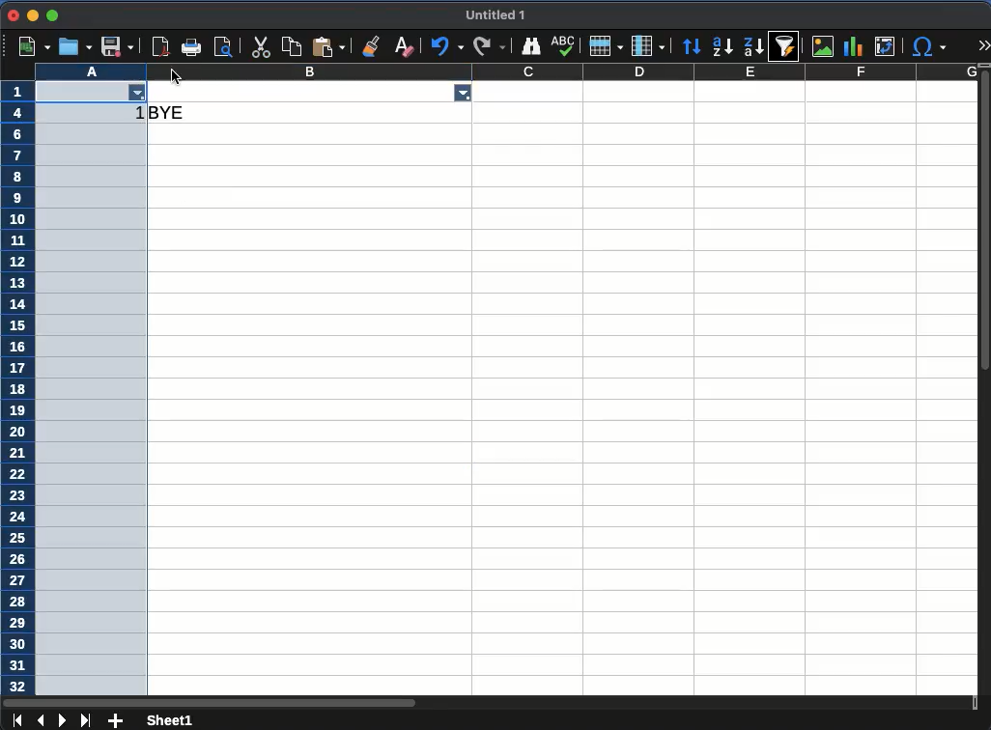 The height and width of the screenshot is (730, 991). What do you see at coordinates (403, 47) in the screenshot?
I see `clear formatting` at bounding box center [403, 47].